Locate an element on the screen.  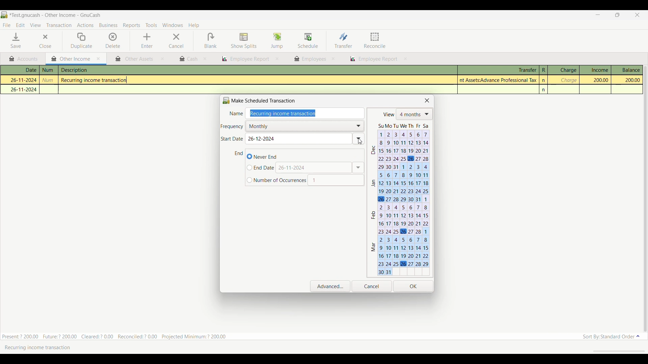
Close is located at coordinates (40, 41).